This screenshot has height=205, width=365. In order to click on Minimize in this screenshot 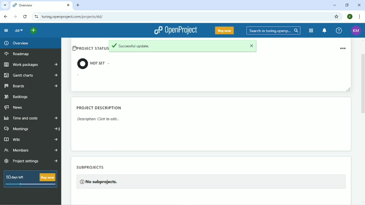, I will do `click(335, 5)`.